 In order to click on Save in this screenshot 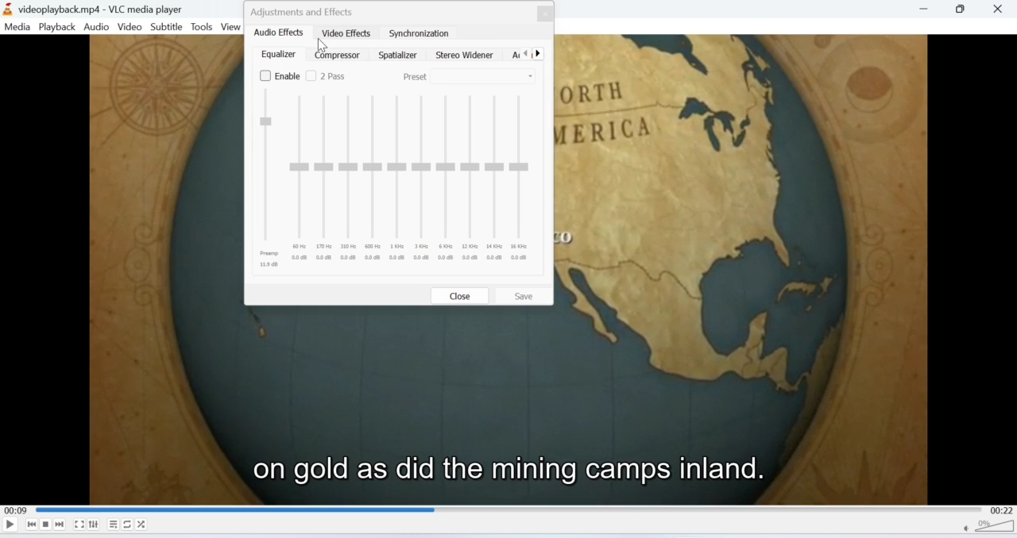, I will do `click(526, 296)`.